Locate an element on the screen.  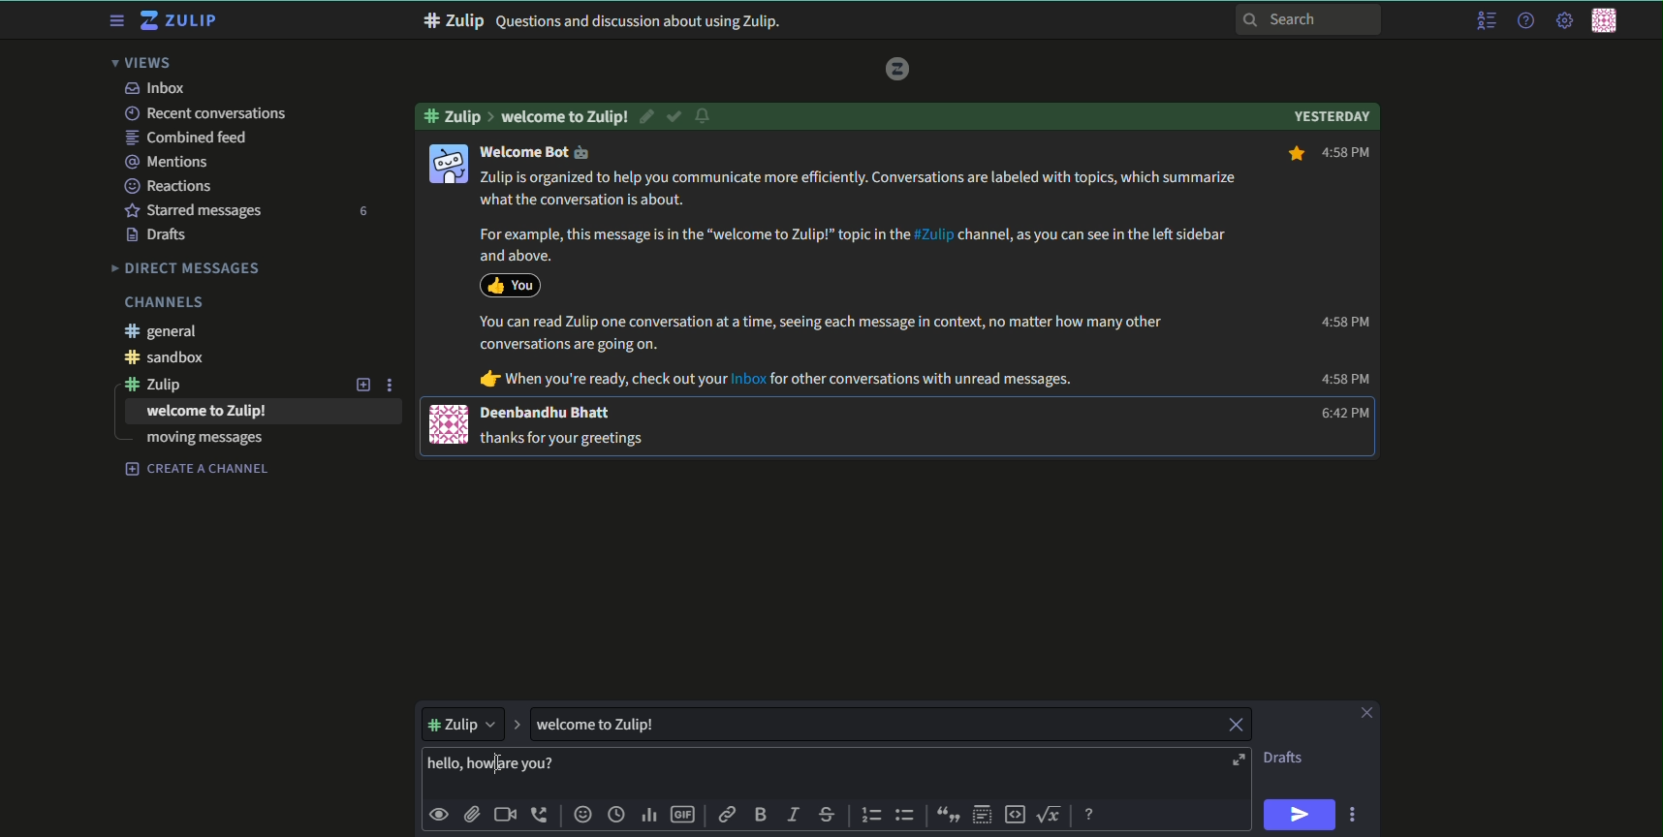
strikethrough is located at coordinates (828, 815).